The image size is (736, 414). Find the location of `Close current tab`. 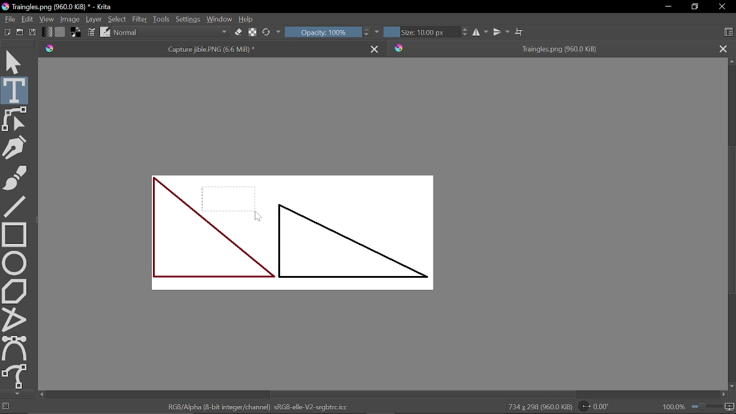

Close current tab is located at coordinates (376, 48).